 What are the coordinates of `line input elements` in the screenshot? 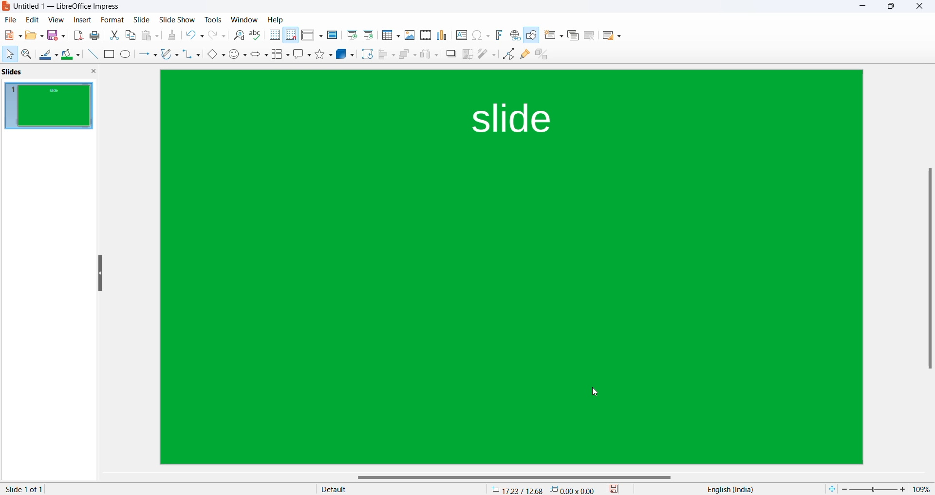 It's located at (92, 54).